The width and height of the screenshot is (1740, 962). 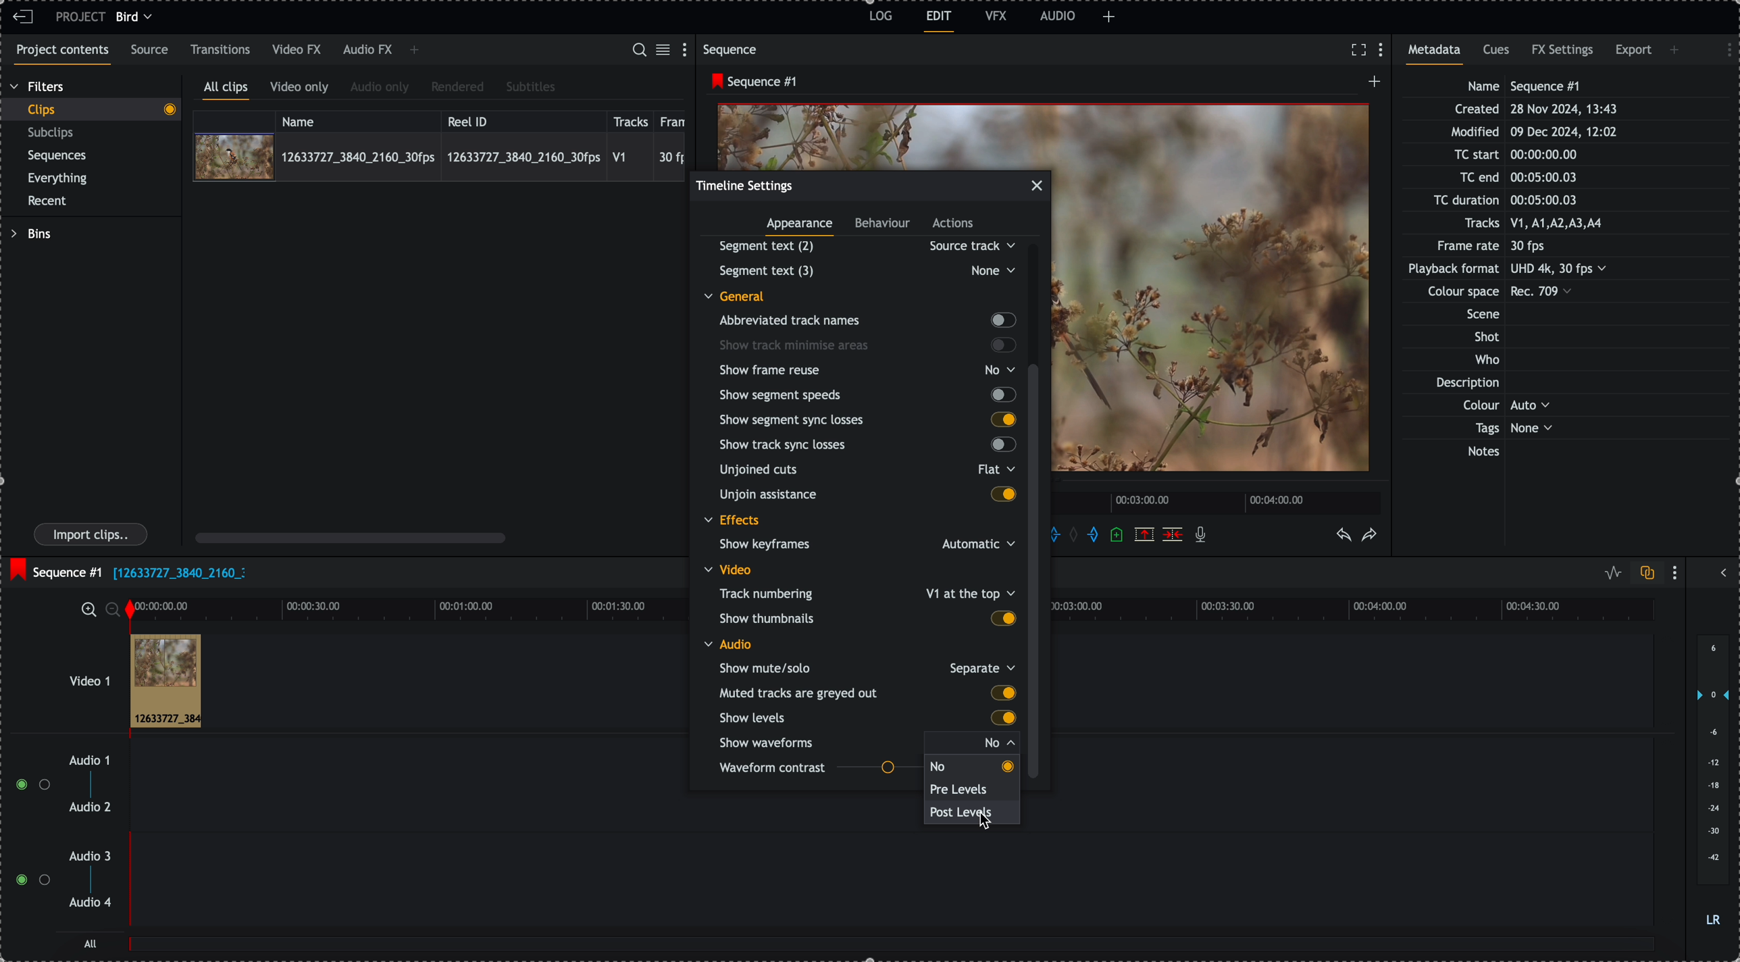 What do you see at coordinates (963, 790) in the screenshot?
I see `pre levels` at bounding box center [963, 790].